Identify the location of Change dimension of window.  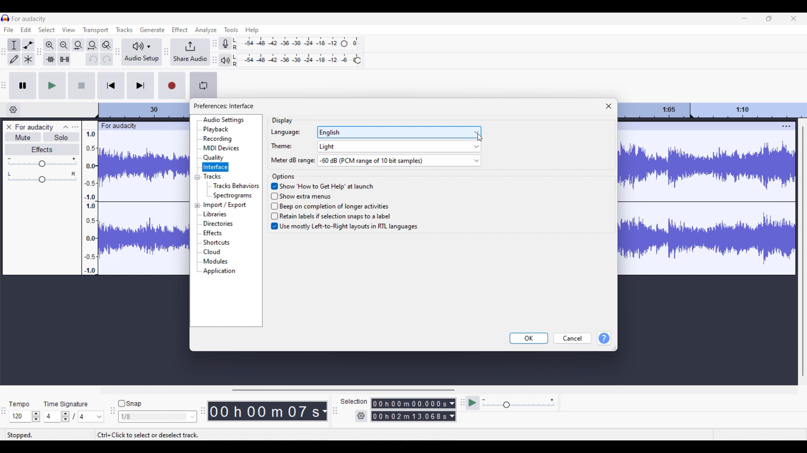
(614, 348).